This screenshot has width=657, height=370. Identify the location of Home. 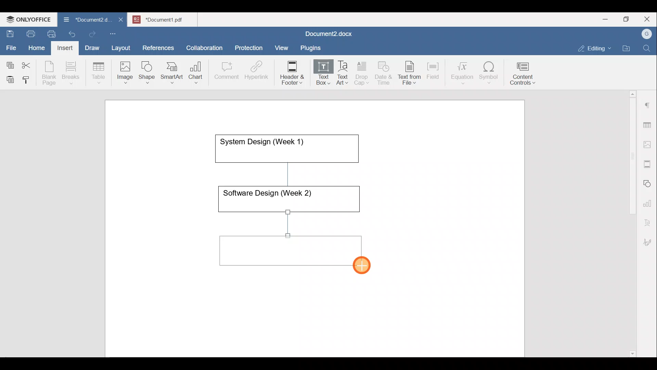
(37, 47).